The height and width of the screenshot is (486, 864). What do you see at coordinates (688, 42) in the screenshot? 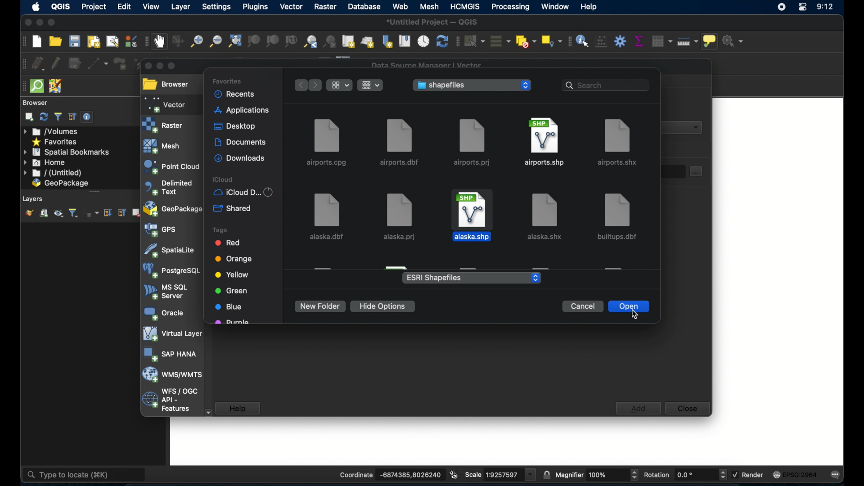
I see `measure line` at bounding box center [688, 42].